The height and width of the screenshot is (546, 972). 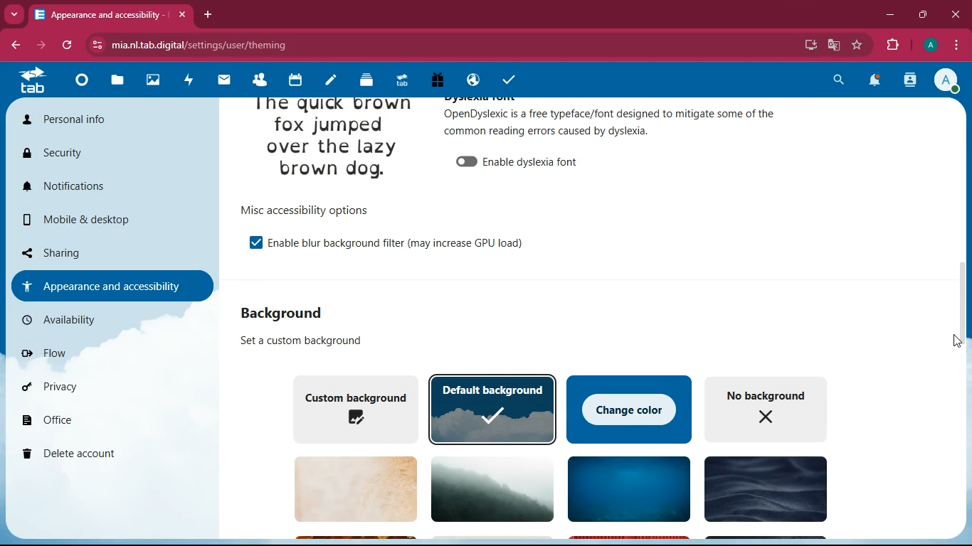 What do you see at coordinates (875, 81) in the screenshot?
I see `notifications` at bounding box center [875, 81].